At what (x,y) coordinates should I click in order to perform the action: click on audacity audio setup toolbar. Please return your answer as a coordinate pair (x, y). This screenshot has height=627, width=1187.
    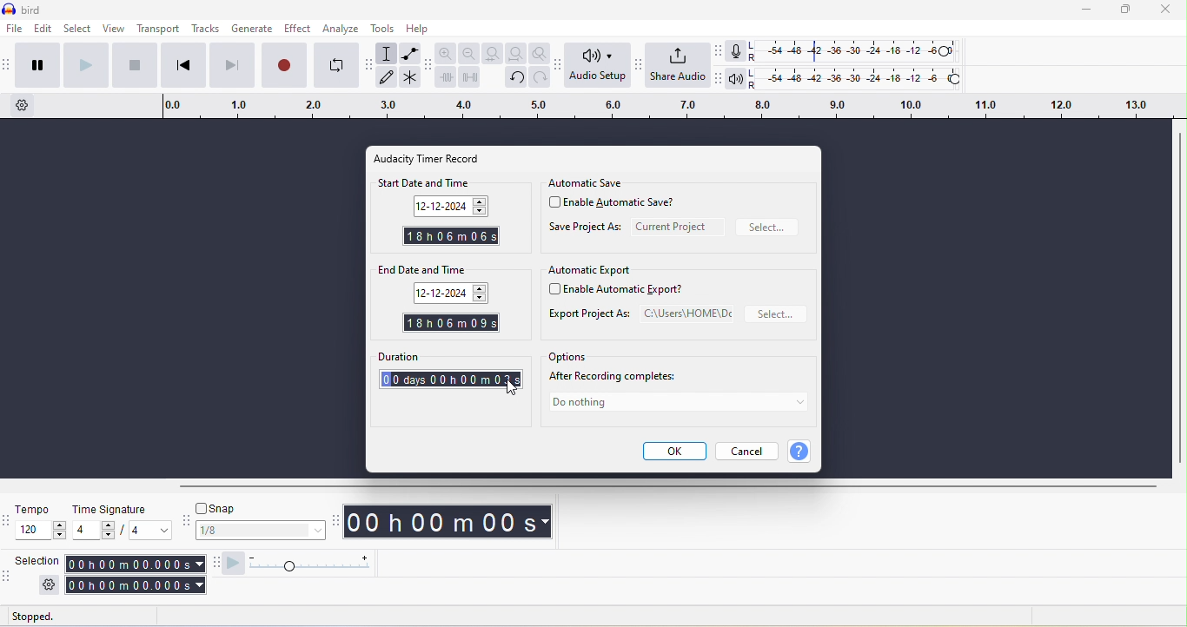
    Looking at the image, I should click on (560, 65).